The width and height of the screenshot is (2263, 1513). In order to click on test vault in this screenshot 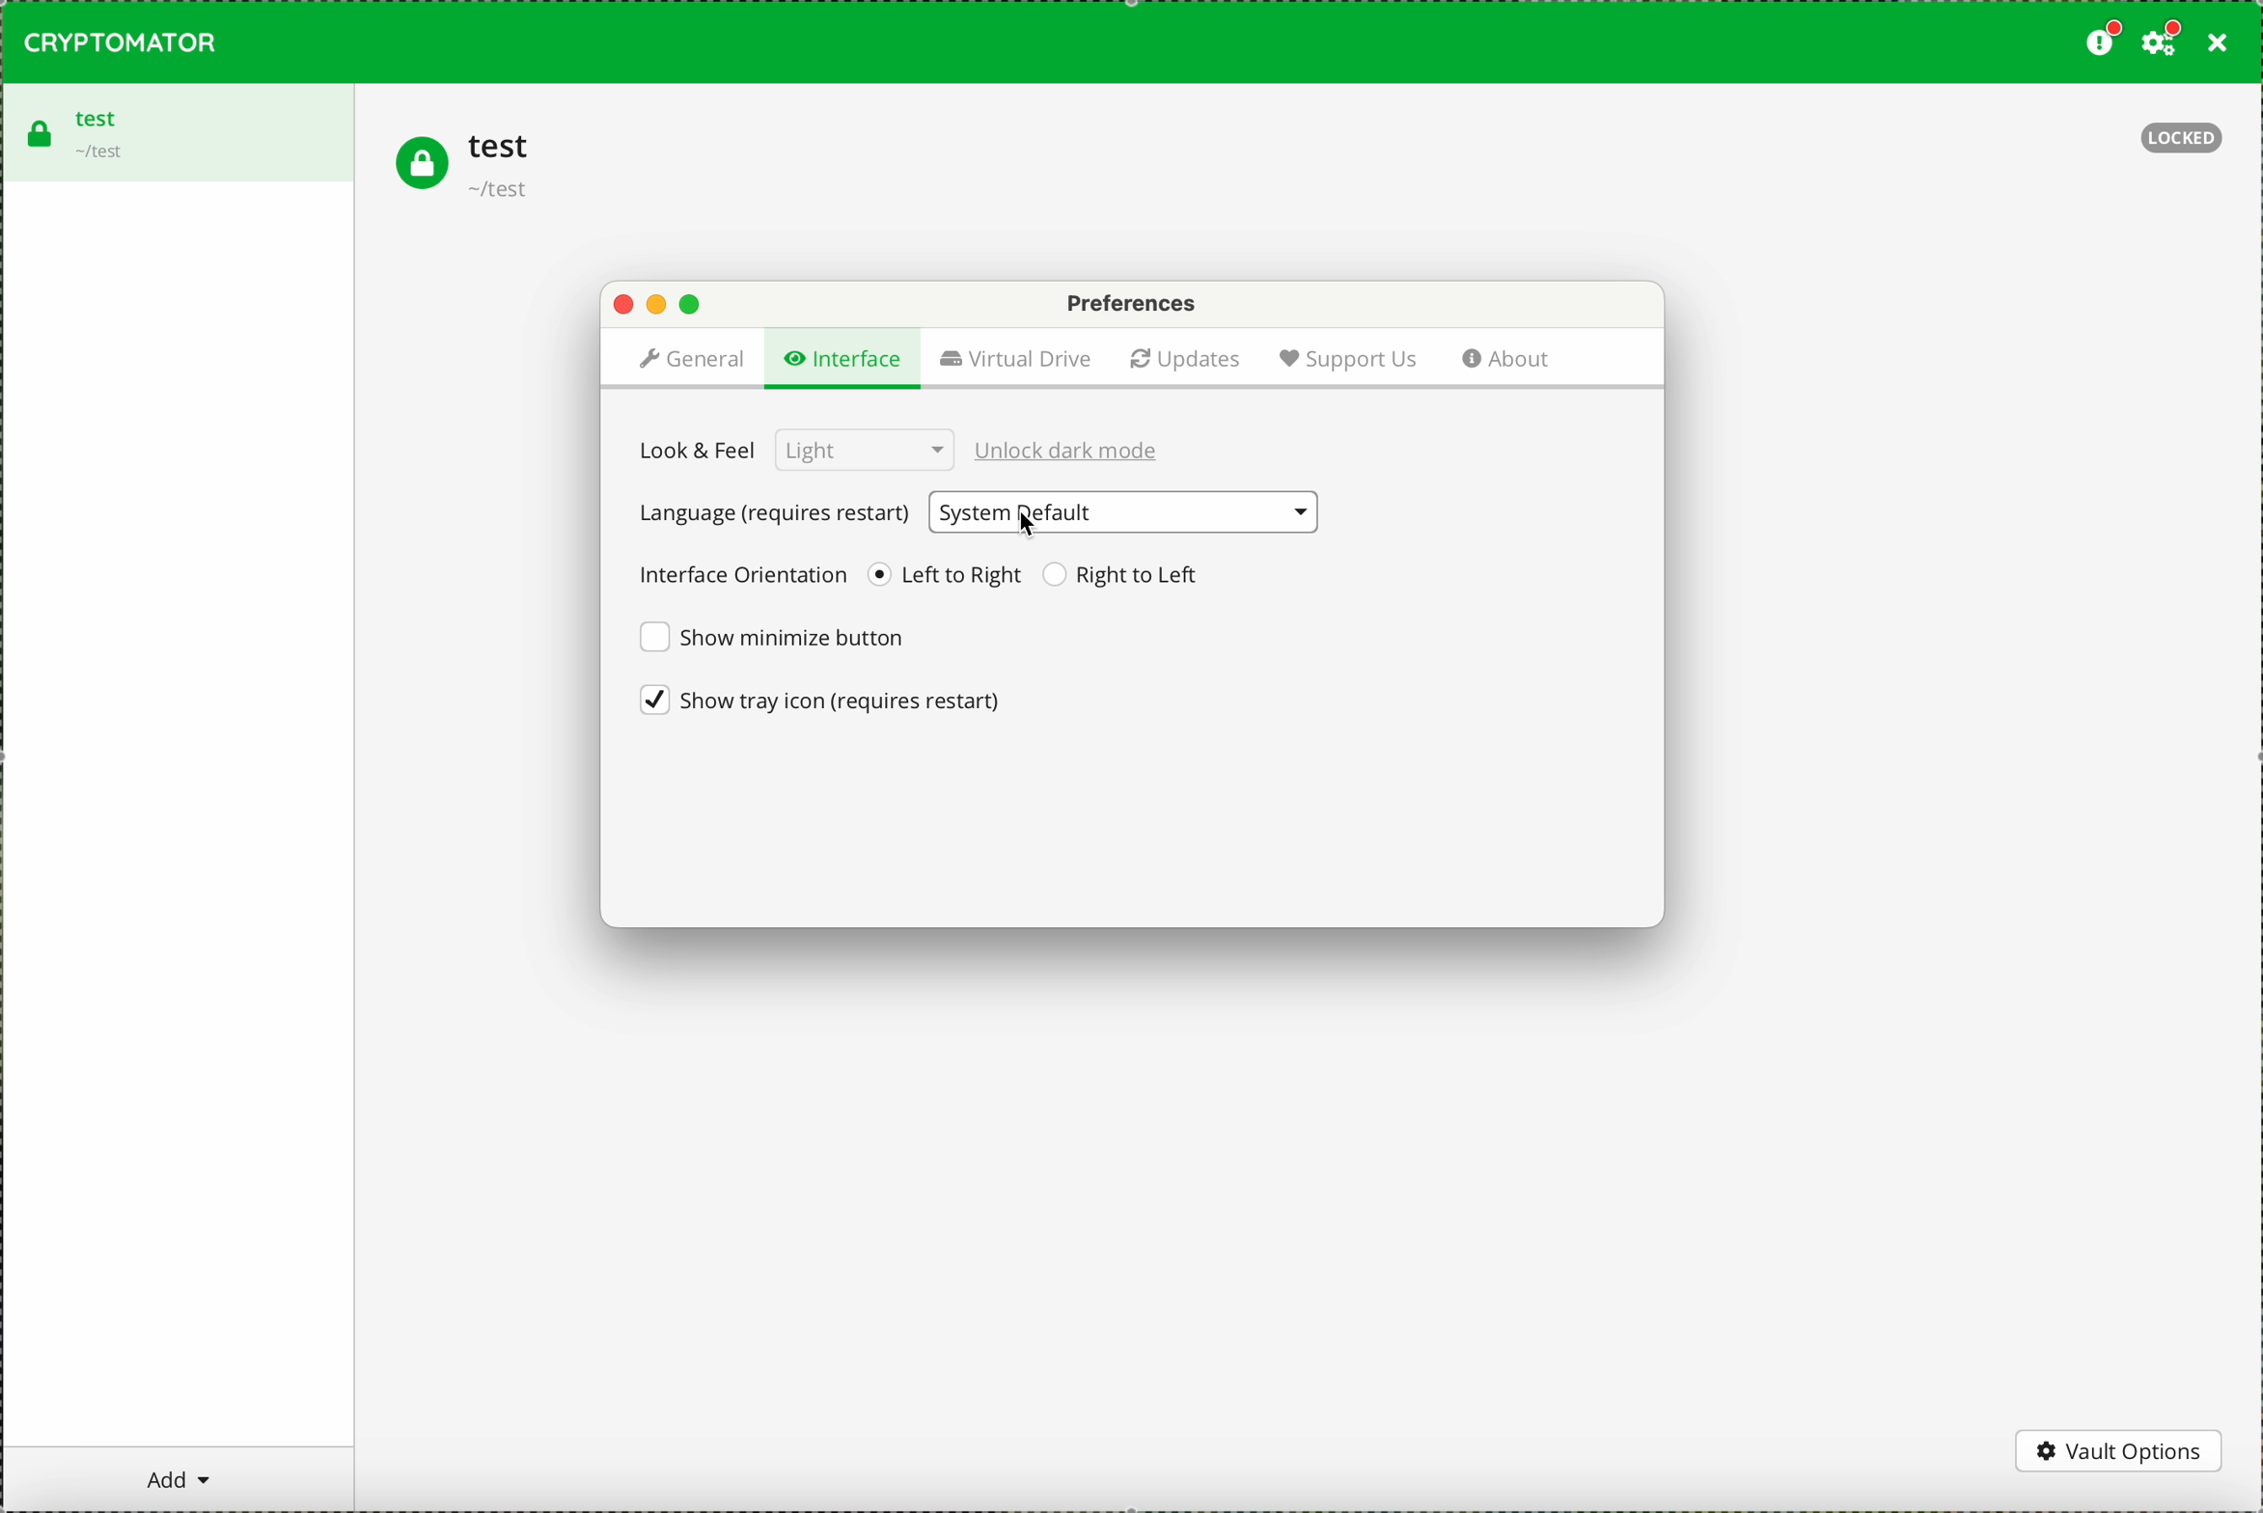, I will do `click(465, 165)`.